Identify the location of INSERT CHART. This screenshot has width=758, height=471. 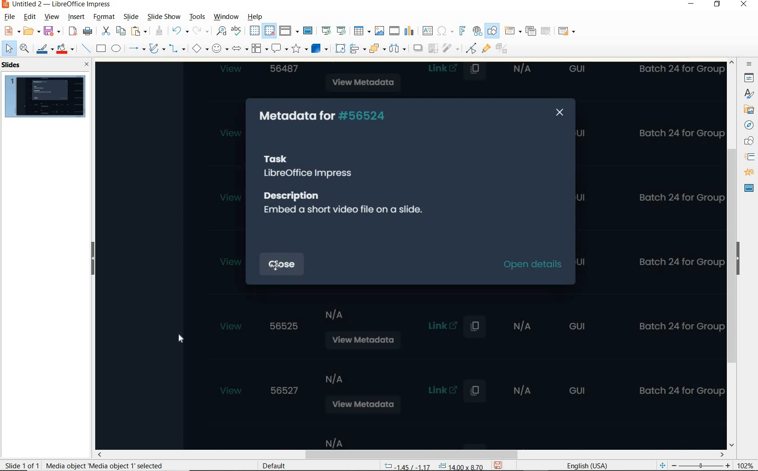
(410, 31).